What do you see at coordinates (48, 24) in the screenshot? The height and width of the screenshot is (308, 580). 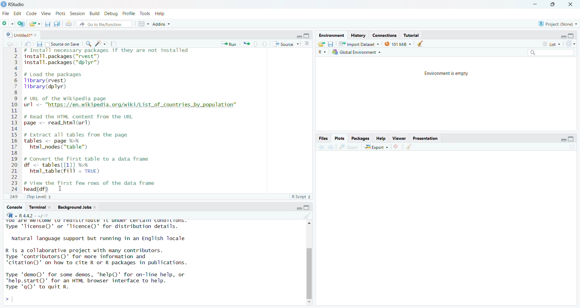 I see `save` at bounding box center [48, 24].